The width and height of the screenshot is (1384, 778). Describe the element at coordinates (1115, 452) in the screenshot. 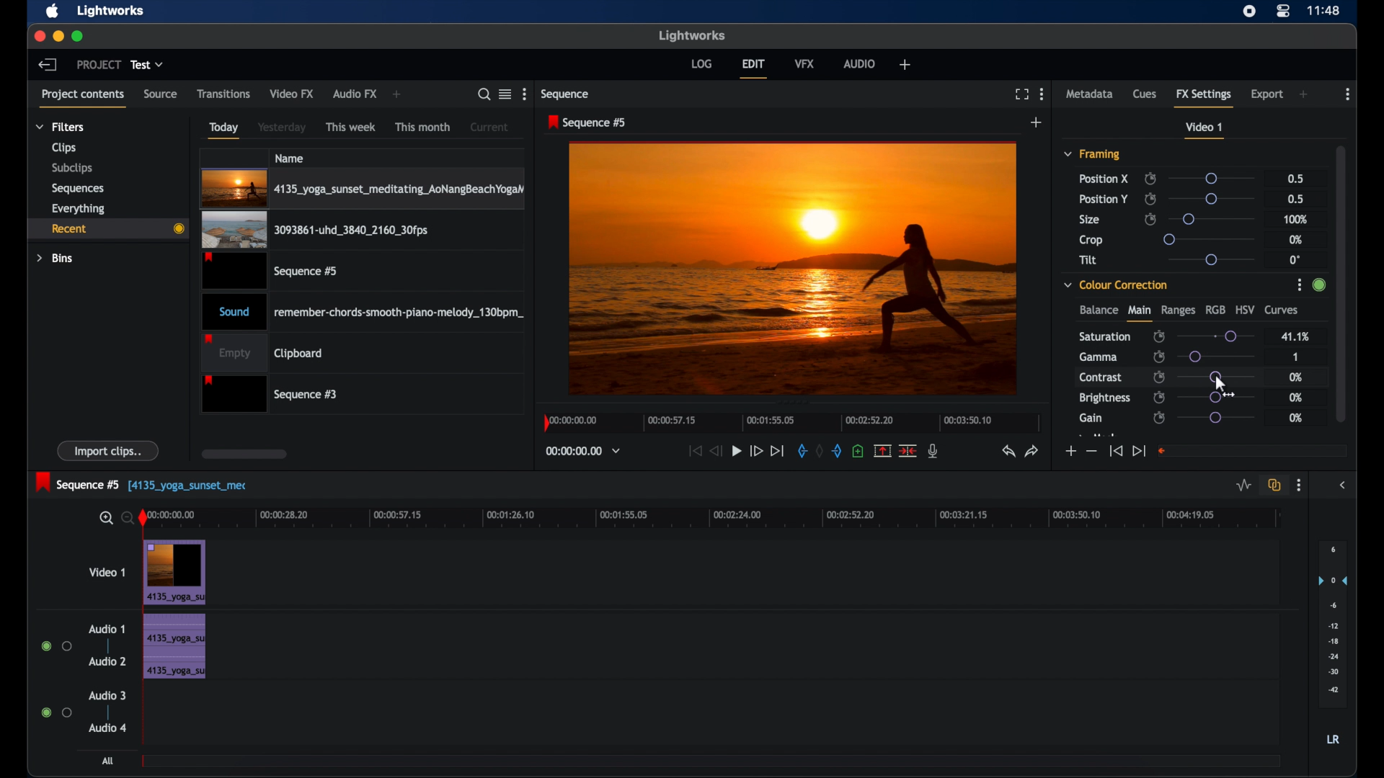

I see `jump to start` at that location.